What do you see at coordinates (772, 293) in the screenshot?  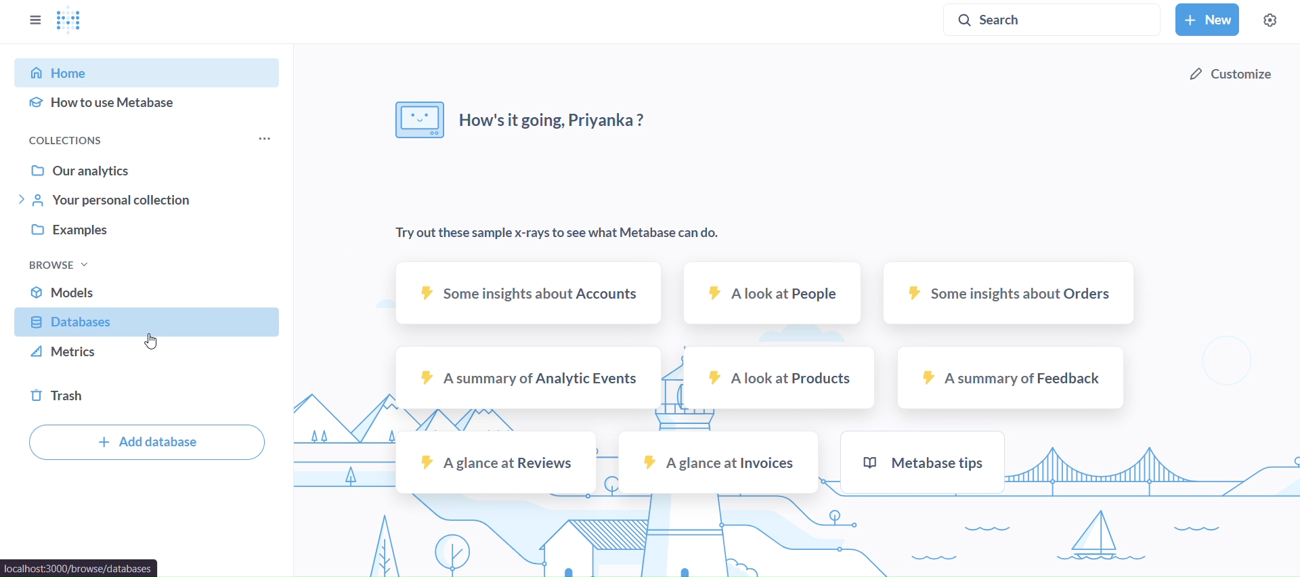 I see `a look at people` at bounding box center [772, 293].